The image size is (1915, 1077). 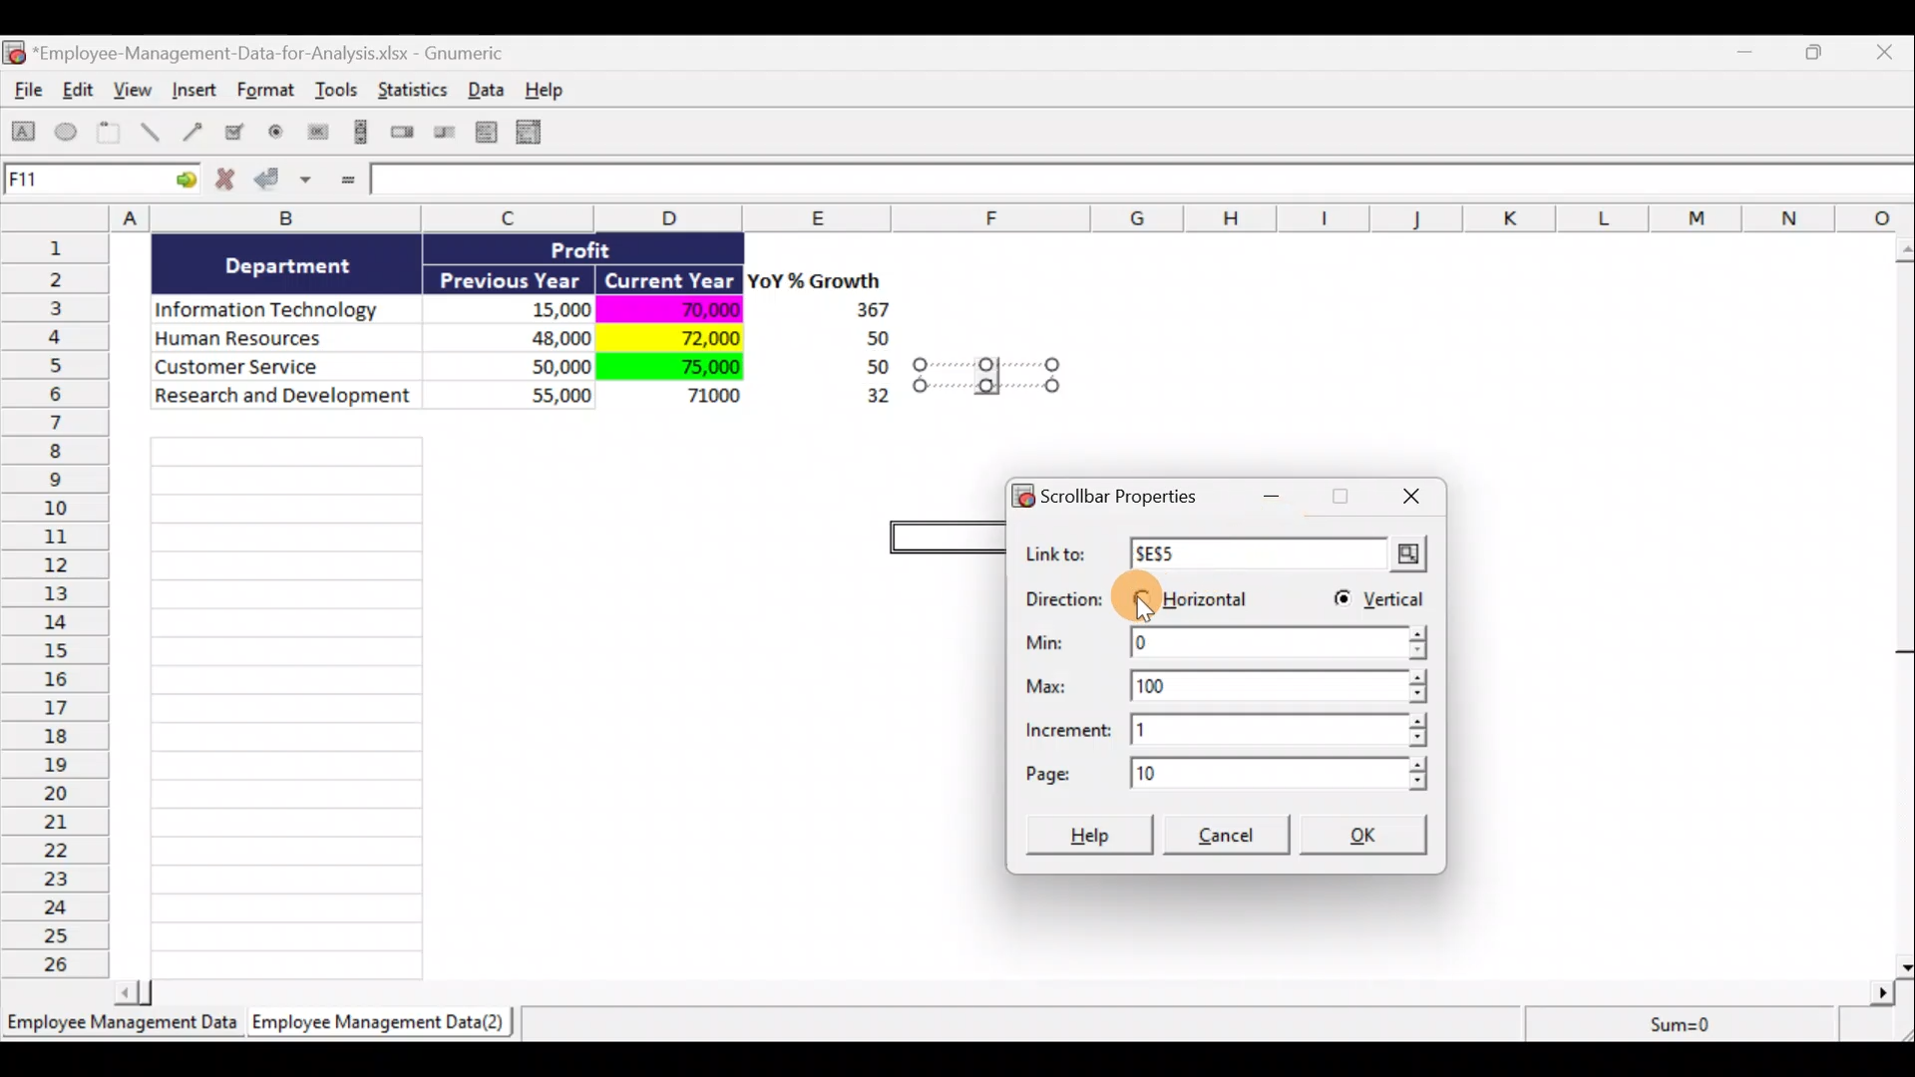 I want to click on Close, so click(x=1889, y=54).